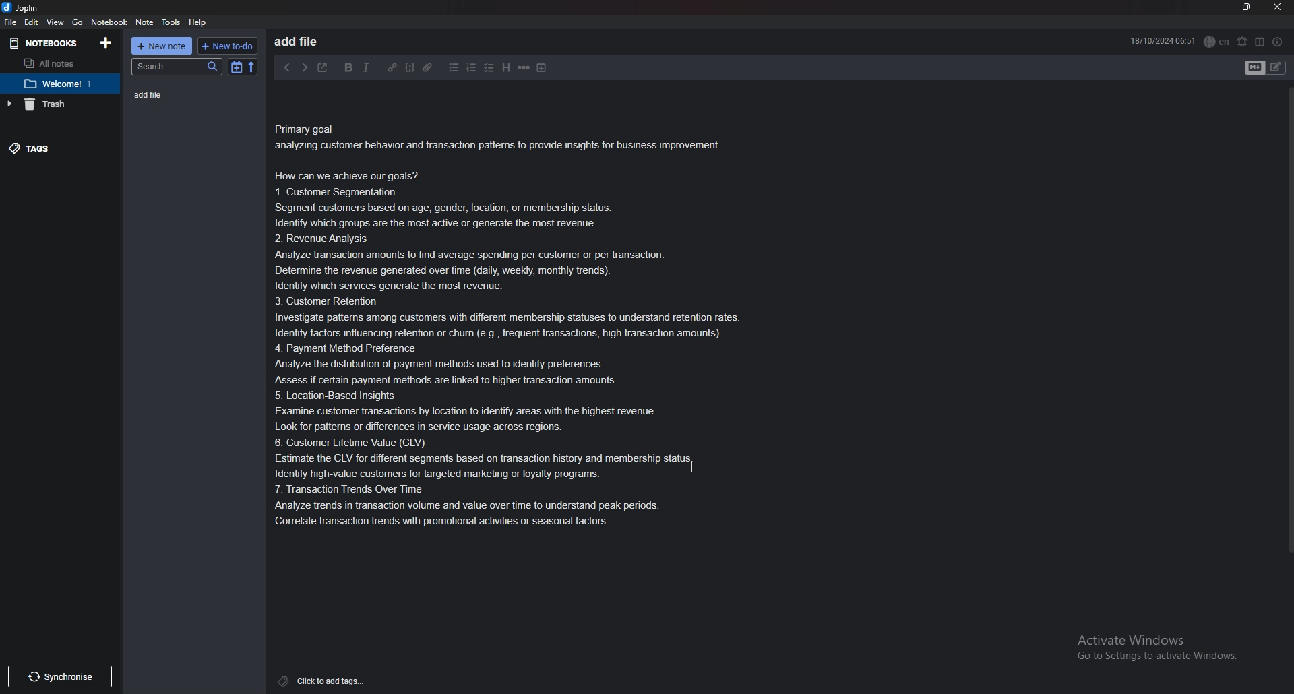  Describe the element at coordinates (254, 66) in the screenshot. I see `Reverse sort order` at that location.